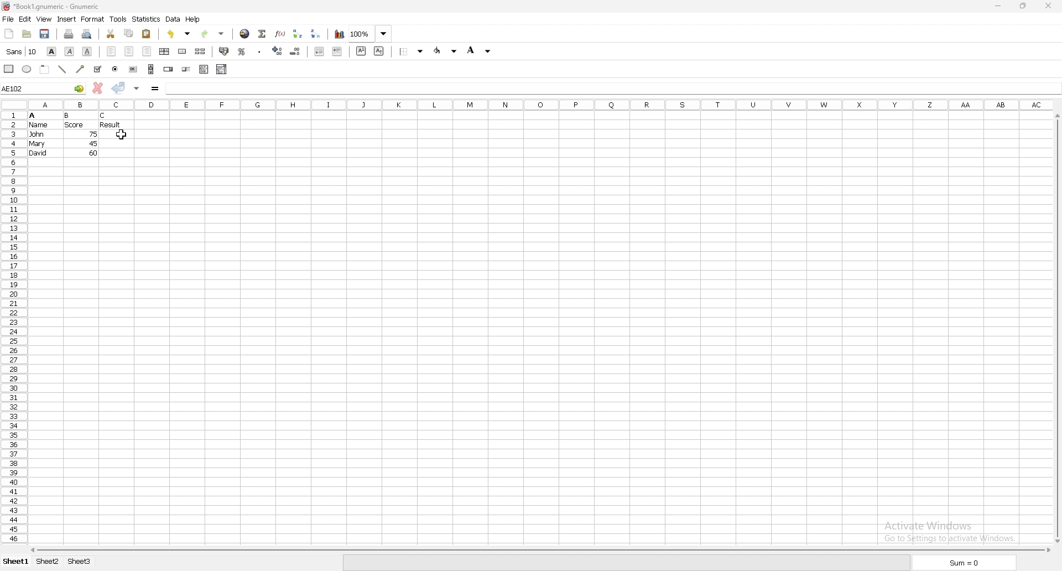 This screenshot has height=571, width=1062. I want to click on formula, so click(156, 89).